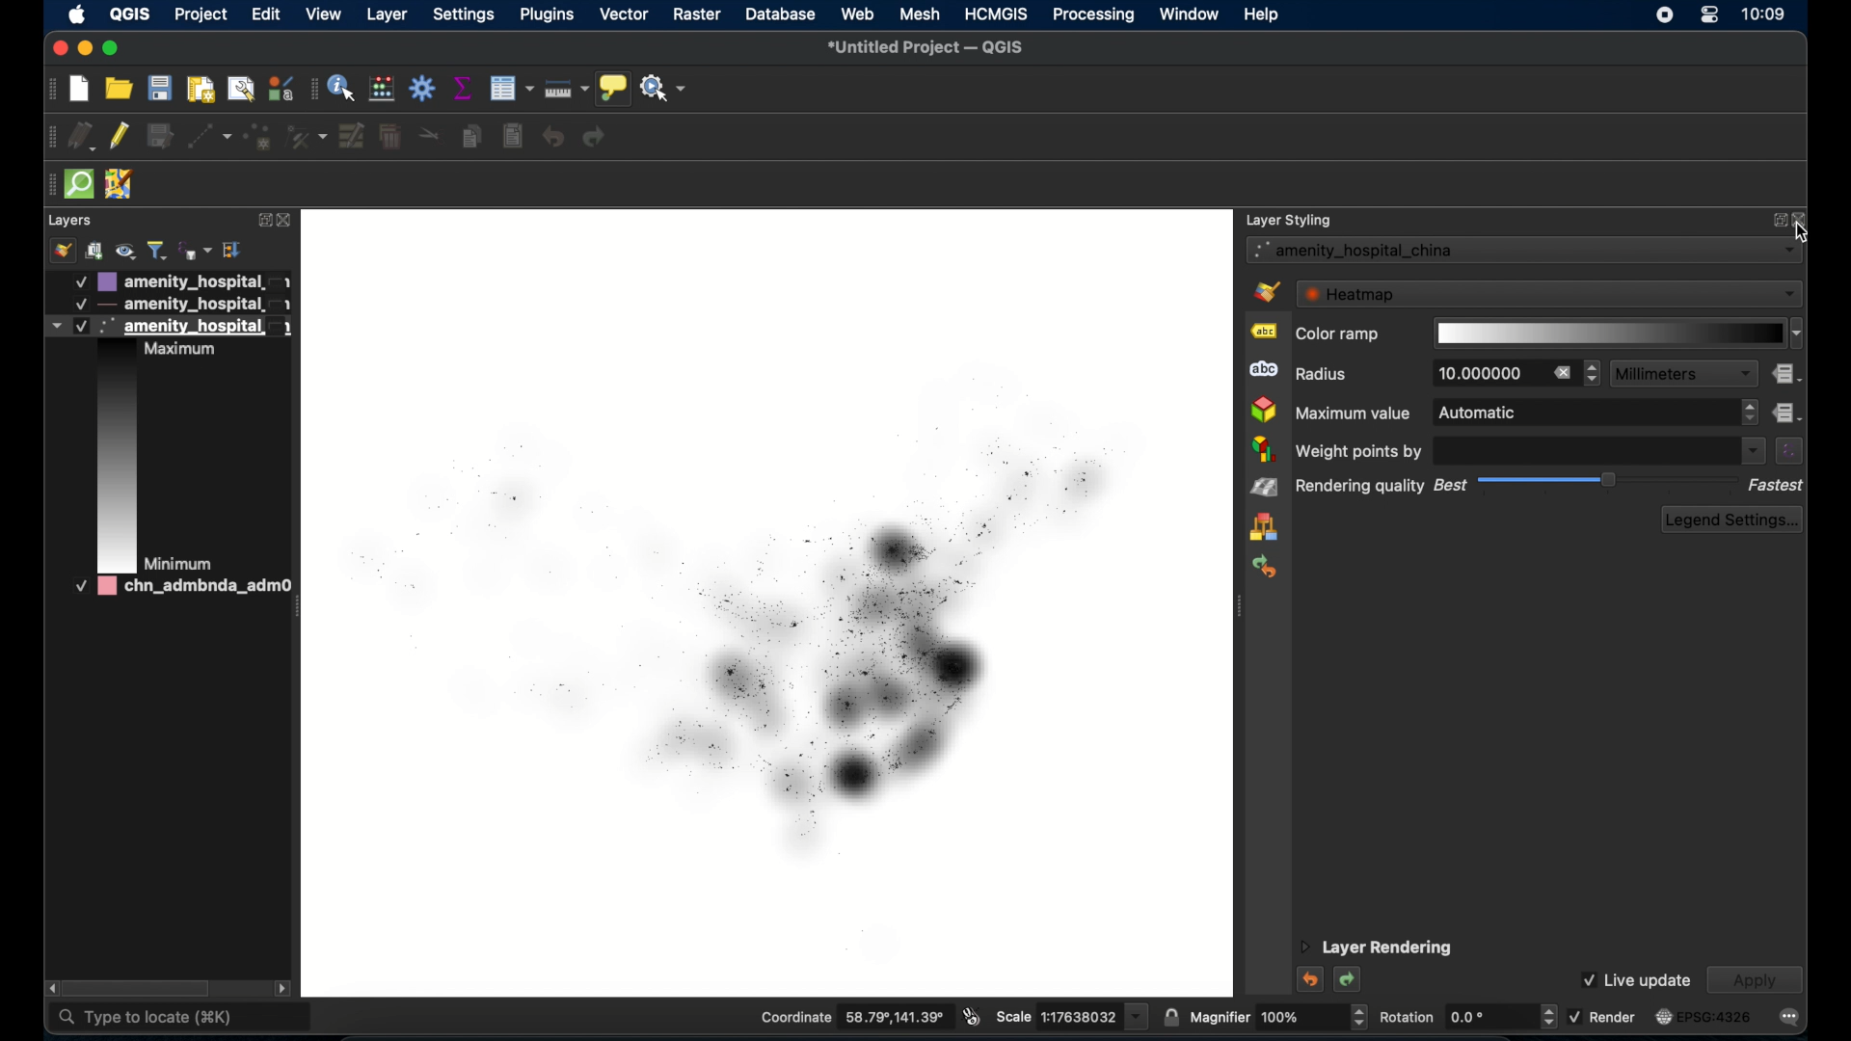  What do you see at coordinates (922, 49) in the screenshot?
I see `untitled project - QGIS` at bounding box center [922, 49].